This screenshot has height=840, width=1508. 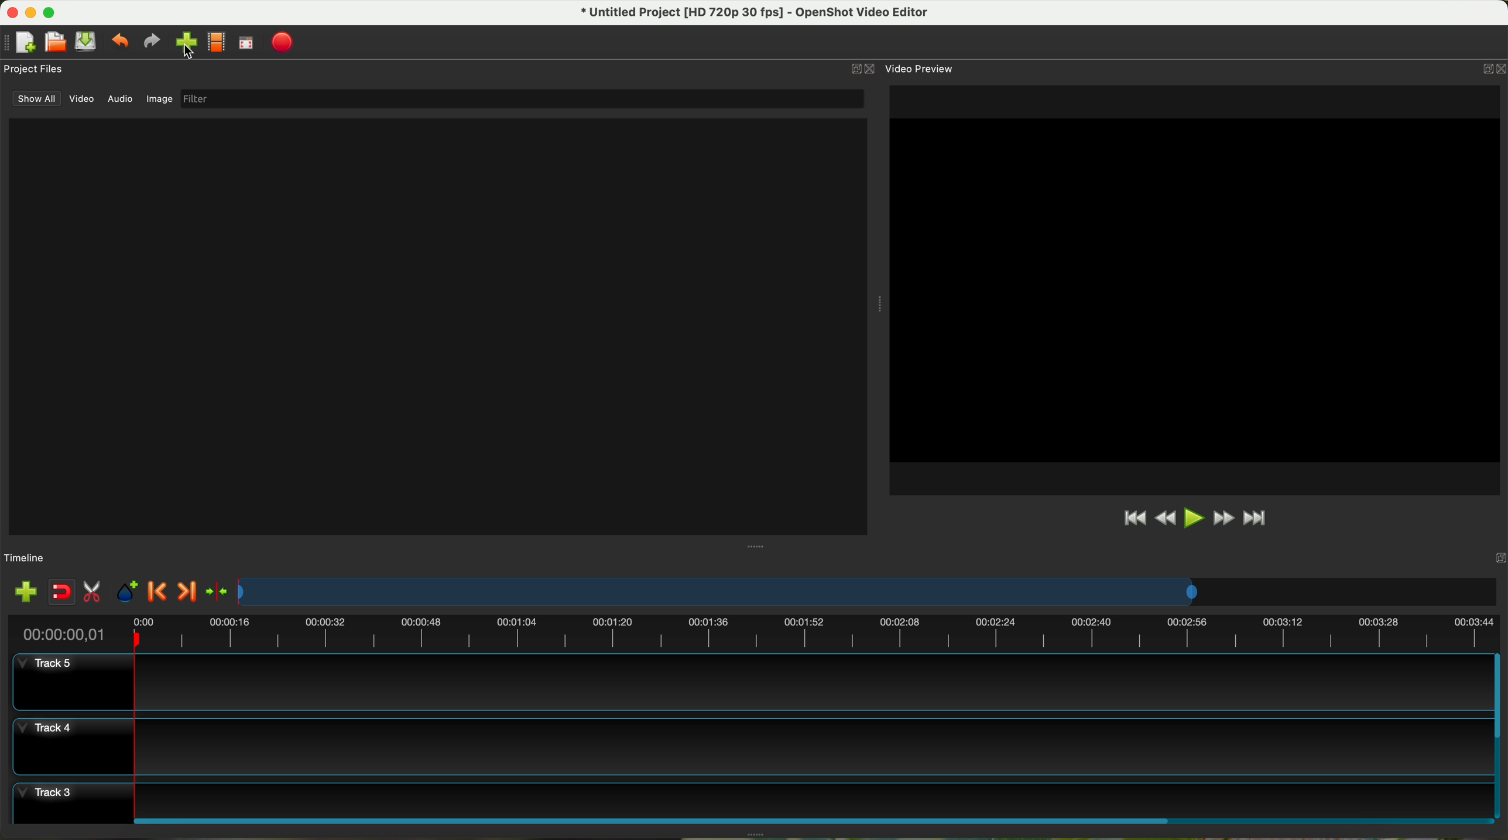 What do you see at coordinates (190, 593) in the screenshot?
I see `next marker` at bounding box center [190, 593].